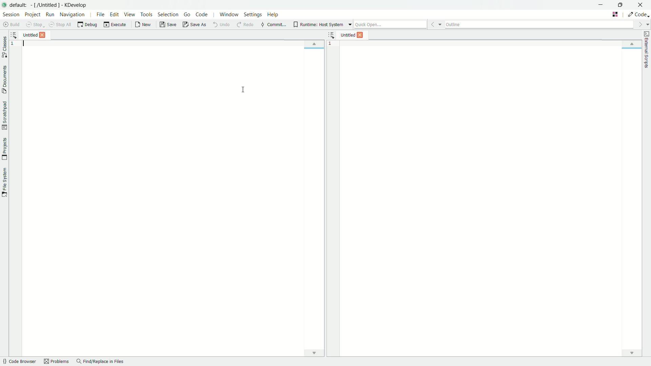 The height and width of the screenshot is (366, 651). Describe the element at coordinates (633, 46) in the screenshot. I see `up` at that location.